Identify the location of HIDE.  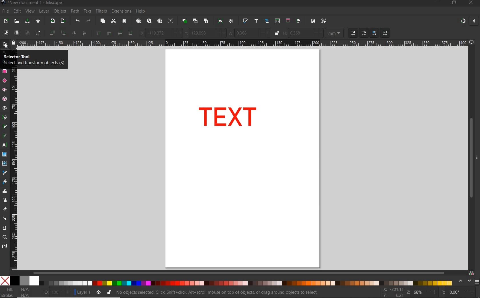
(477, 157).